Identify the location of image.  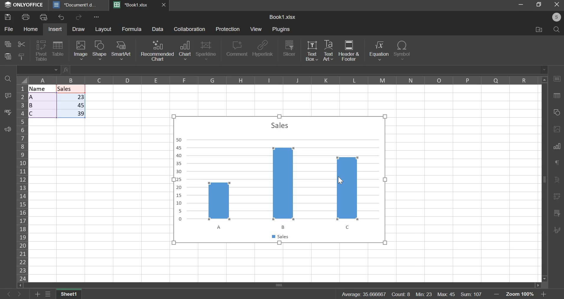
(81, 50).